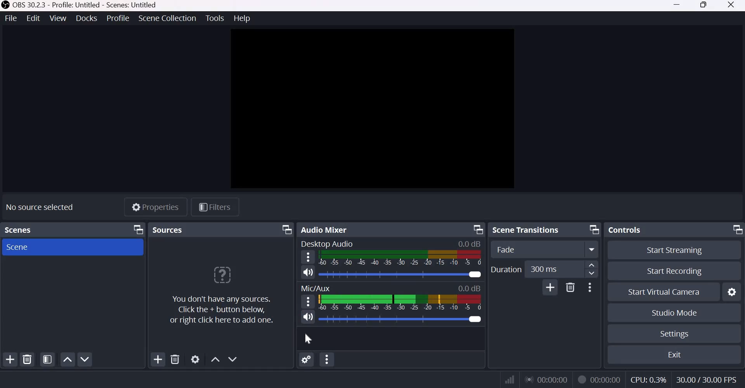  Describe the element at coordinates (593, 275) in the screenshot. I see `Decrease` at that location.